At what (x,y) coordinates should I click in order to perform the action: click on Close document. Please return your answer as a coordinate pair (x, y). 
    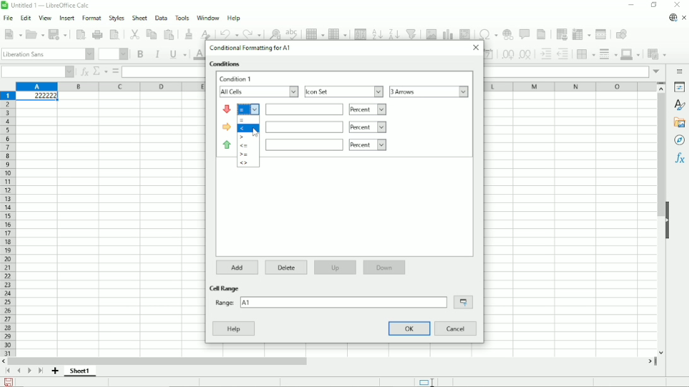
    Looking at the image, I should click on (685, 18).